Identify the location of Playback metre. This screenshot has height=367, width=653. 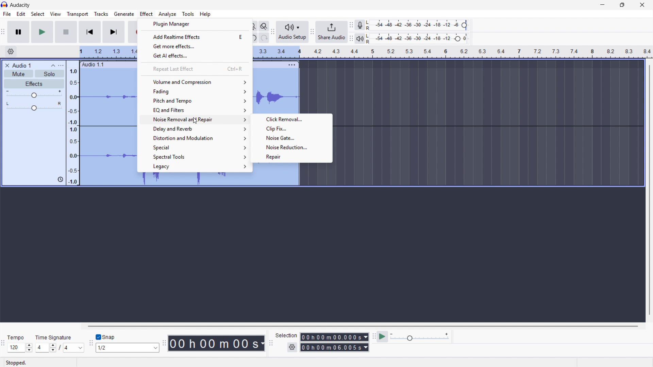
(361, 39).